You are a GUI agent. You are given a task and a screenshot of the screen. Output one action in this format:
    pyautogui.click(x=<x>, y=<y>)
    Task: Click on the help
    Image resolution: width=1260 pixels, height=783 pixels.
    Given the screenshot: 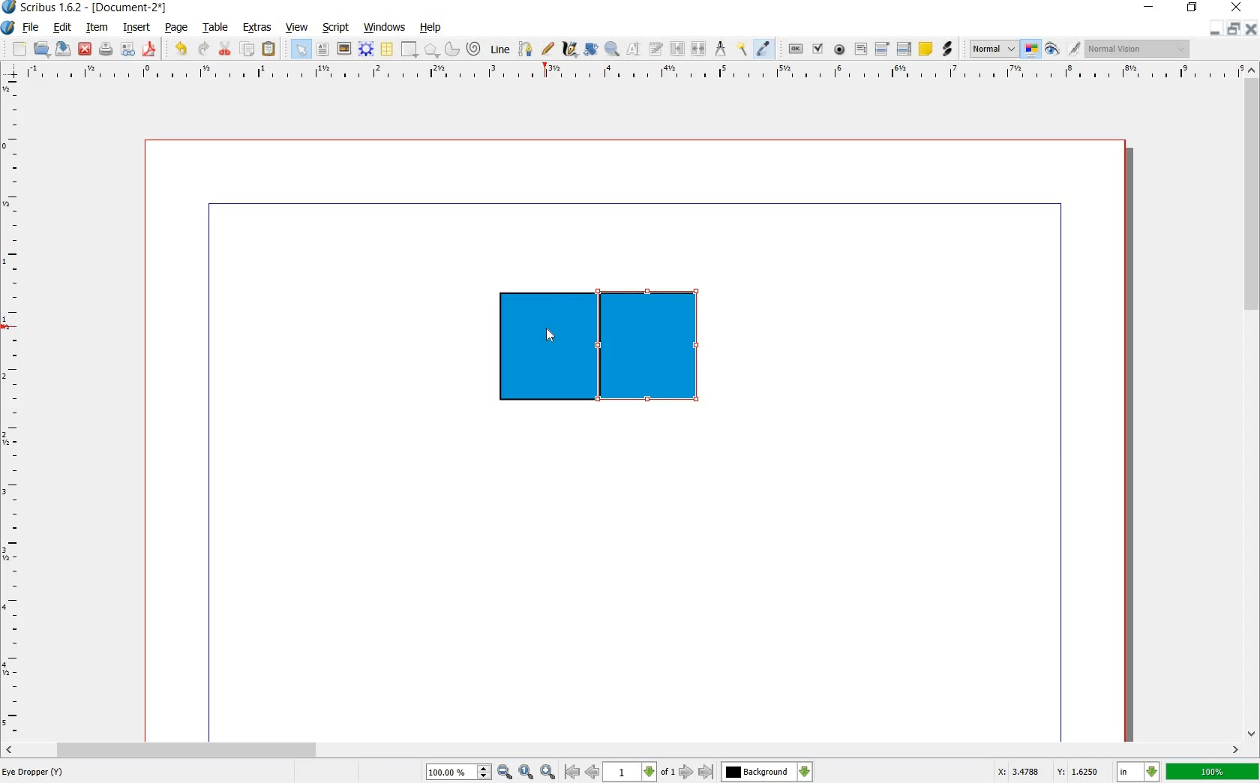 What is the action you would take?
    pyautogui.click(x=428, y=28)
    